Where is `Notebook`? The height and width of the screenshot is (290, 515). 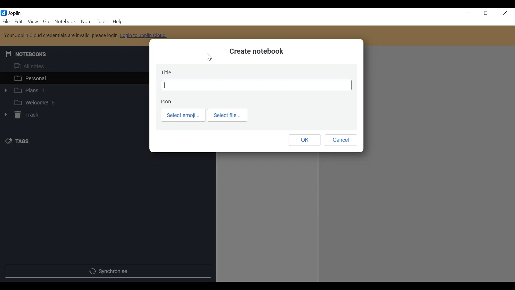
Notebook is located at coordinates (66, 21).